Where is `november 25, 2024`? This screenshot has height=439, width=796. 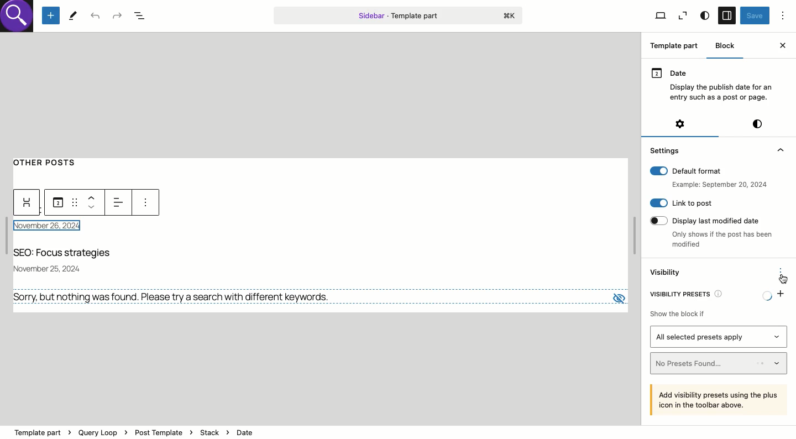 november 25, 2024 is located at coordinates (53, 267).